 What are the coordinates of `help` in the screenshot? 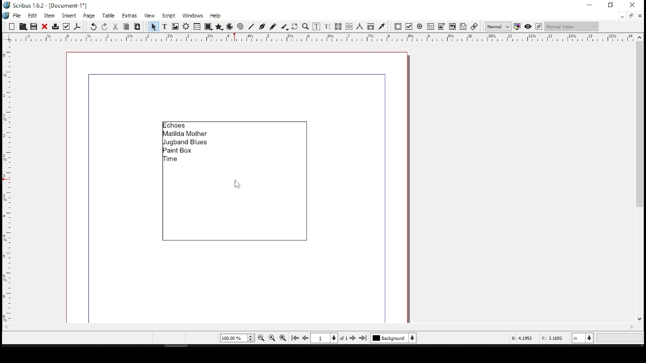 It's located at (215, 16).